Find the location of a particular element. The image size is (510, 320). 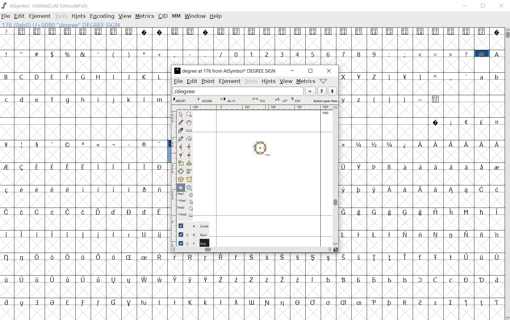

change whether spiro is active or not is located at coordinates (189, 138).